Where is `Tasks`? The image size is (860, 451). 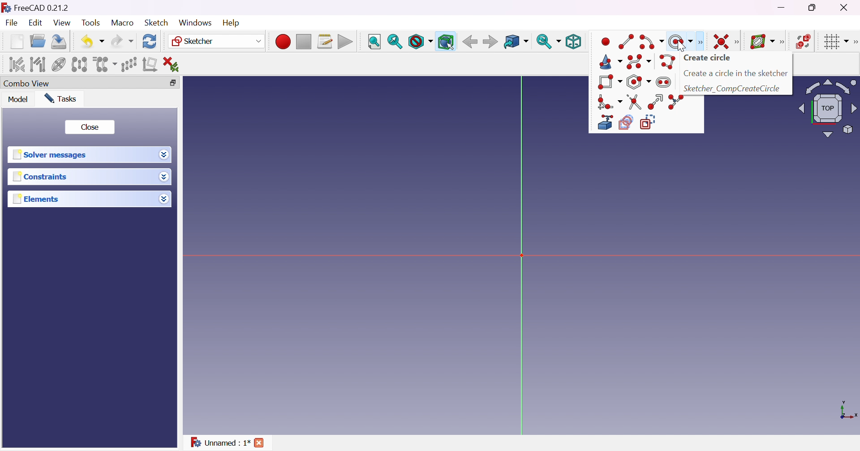 Tasks is located at coordinates (61, 98).